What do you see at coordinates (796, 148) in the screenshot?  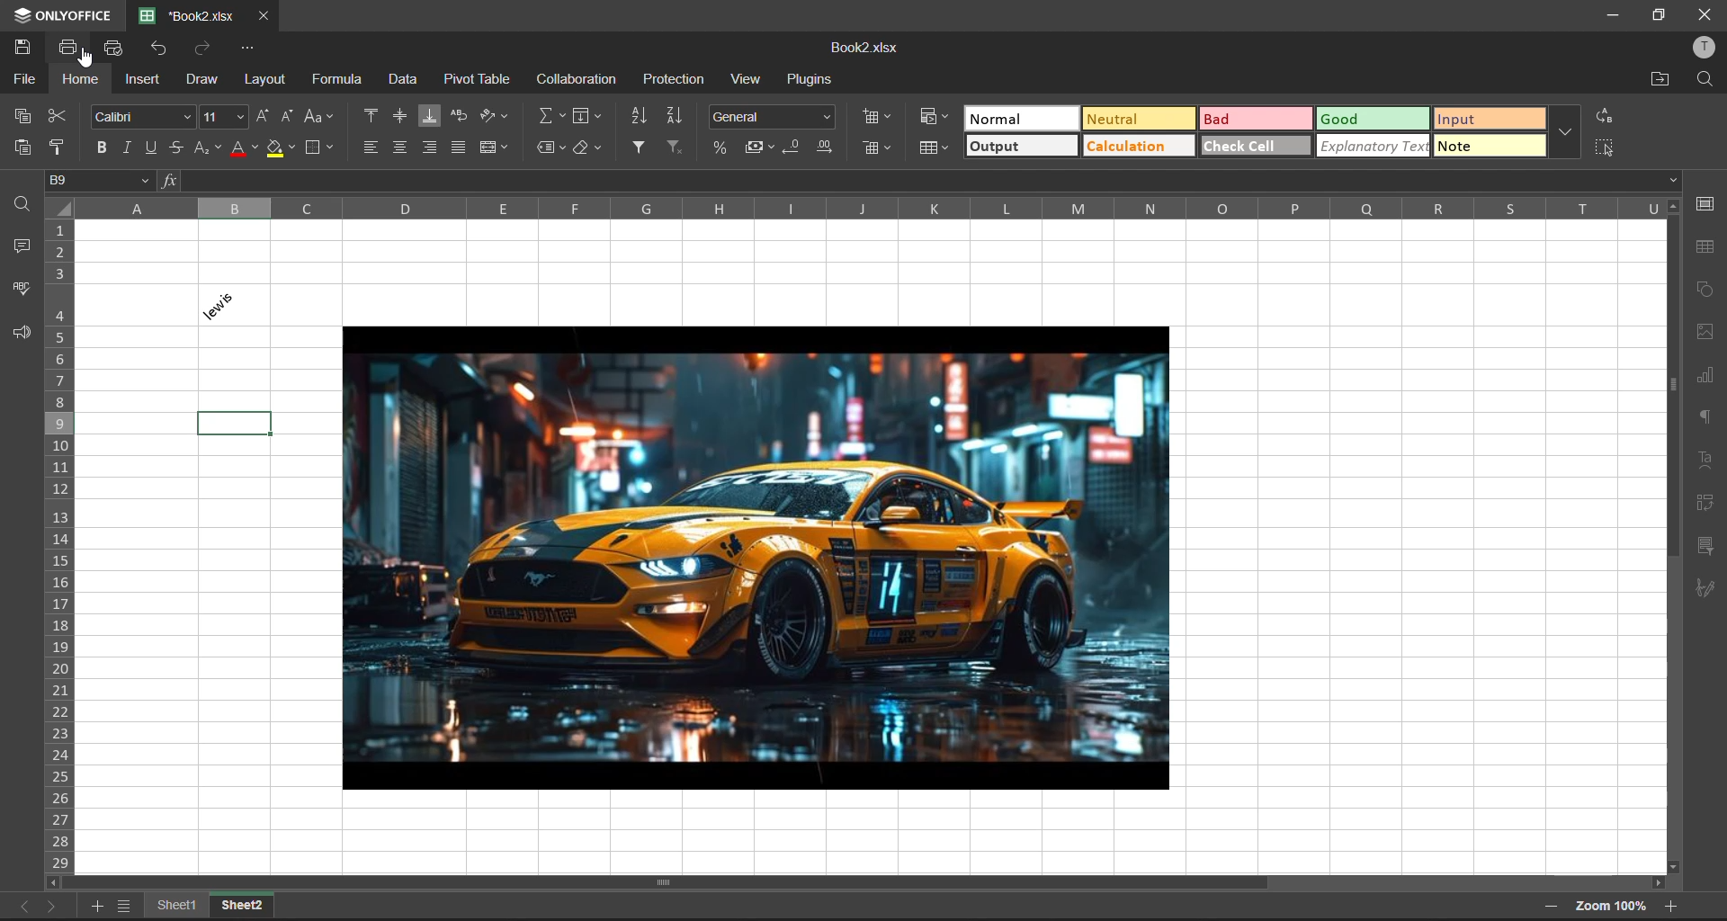 I see `decrease decimal` at bounding box center [796, 148].